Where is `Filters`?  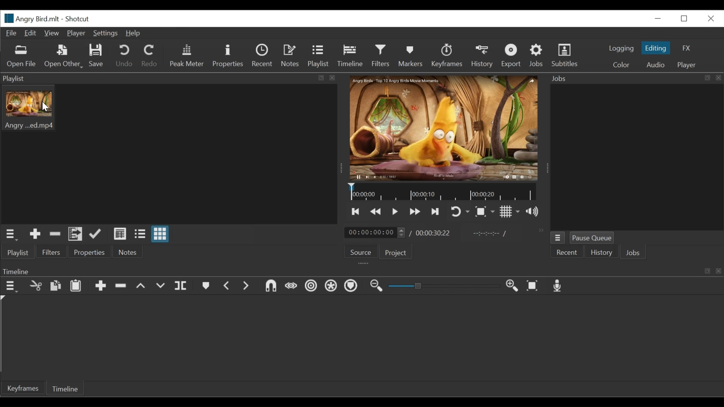
Filters is located at coordinates (51, 252).